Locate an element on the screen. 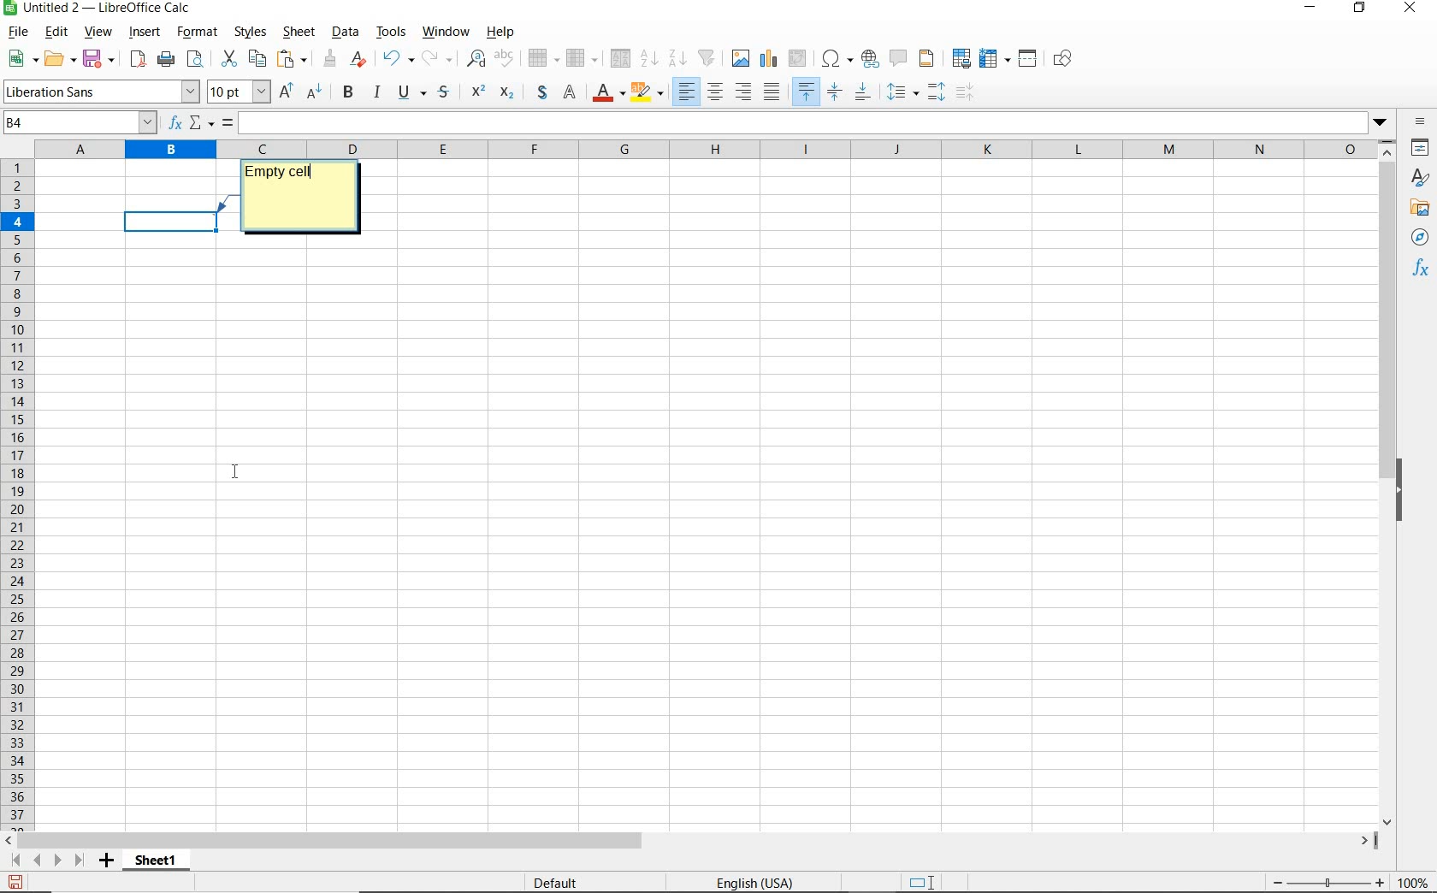 This screenshot has width=1437, height=893. insert or edit pivot table is located at coordinates (800, 59).